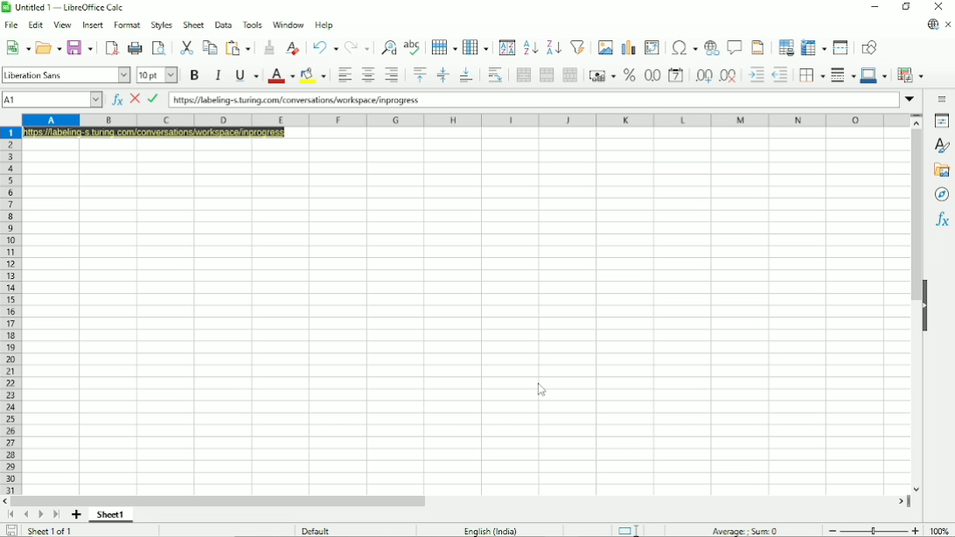 This screenshot has width=955, height=537. What do you see at coordinates (552, 47) in the screenshot?
I see `Sort descending` at bounding box center [552, 47].